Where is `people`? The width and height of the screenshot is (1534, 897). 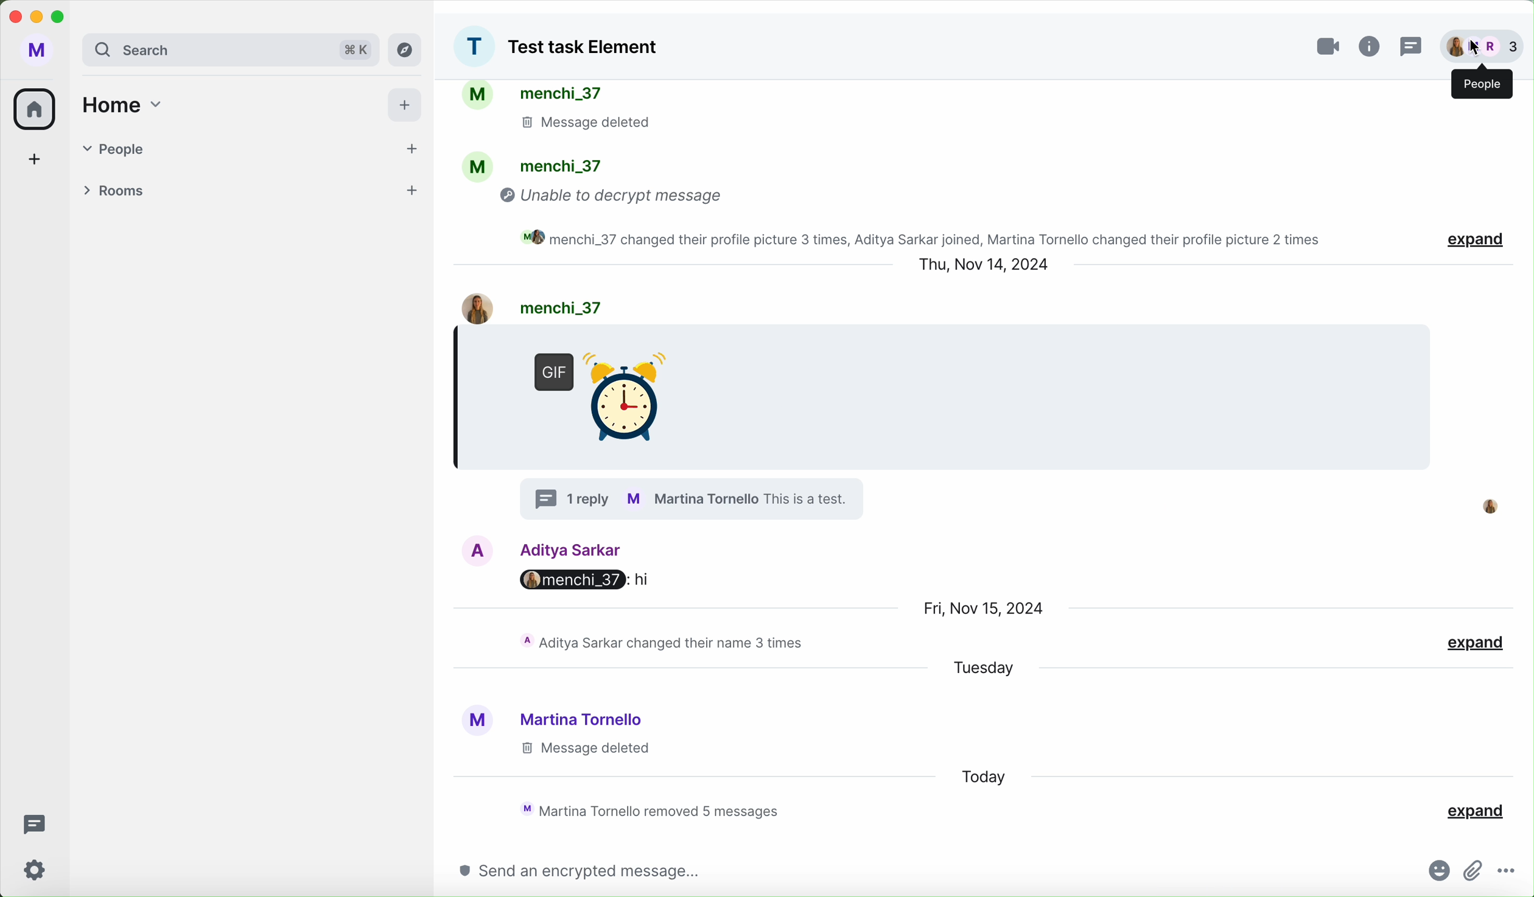 people is located at coordinates (1481, 84).